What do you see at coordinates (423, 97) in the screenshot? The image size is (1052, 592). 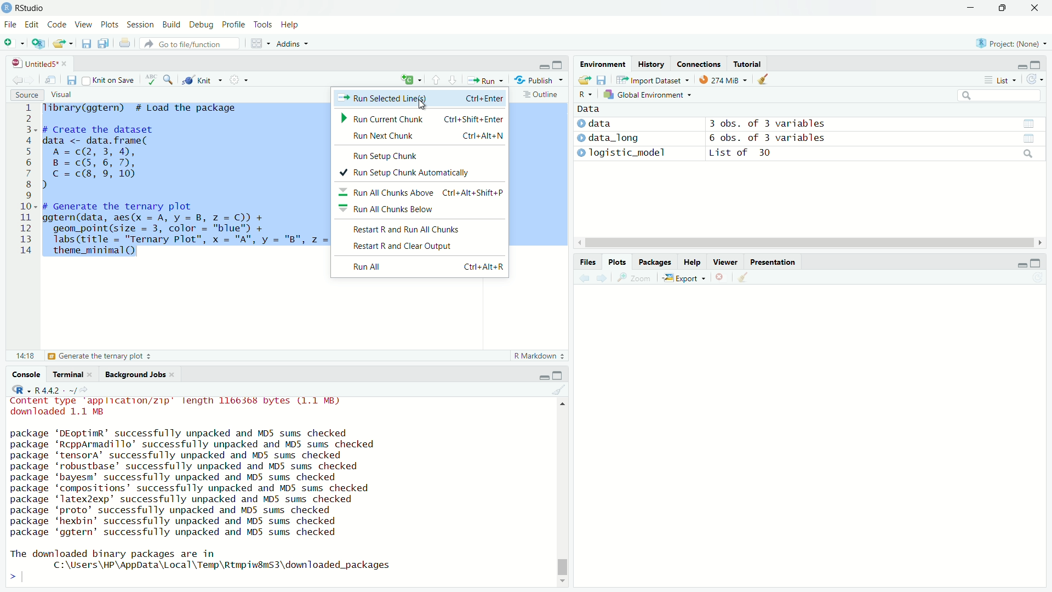 I see `+ Run Selected Line(s) Ctri+Enter` at bounding box center [423, 97].